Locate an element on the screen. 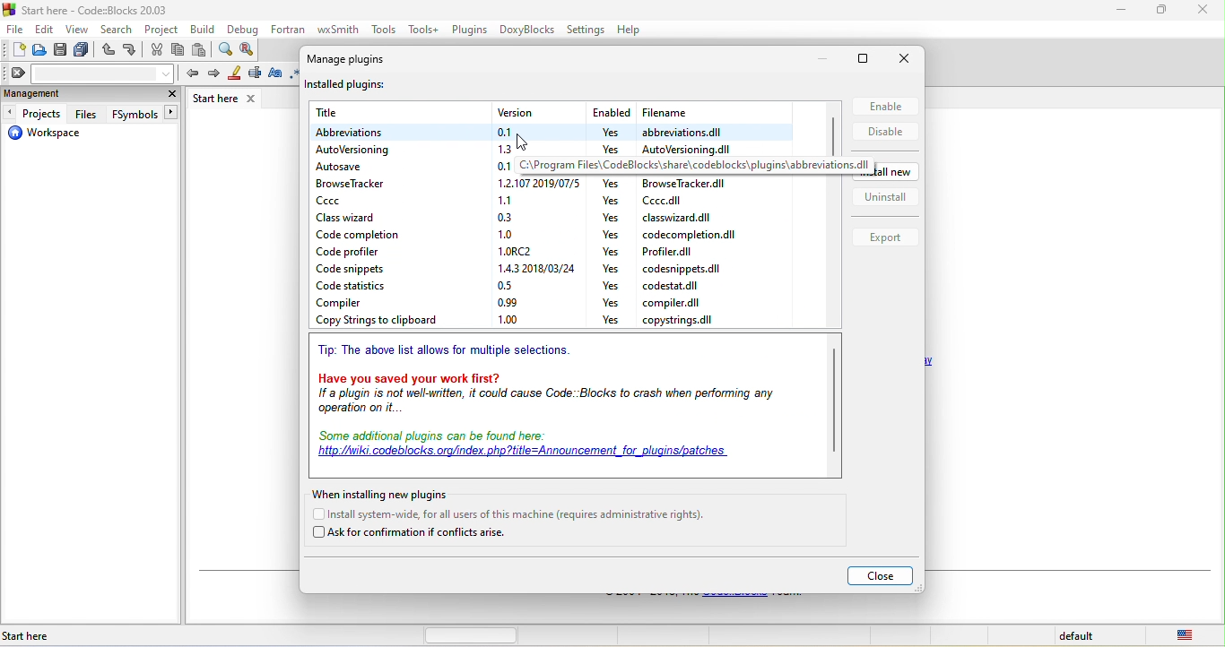  tools is located at coordinates (384, 30).